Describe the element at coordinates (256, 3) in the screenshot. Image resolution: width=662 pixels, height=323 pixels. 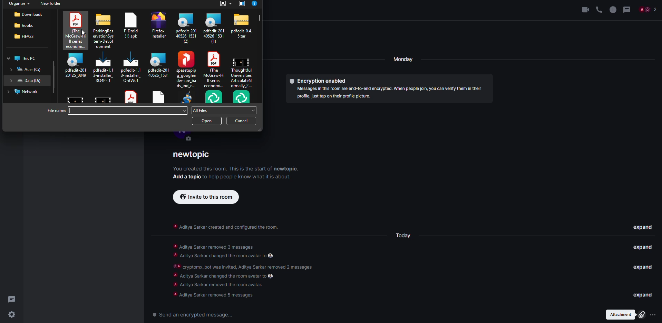
I see `?` at that location.